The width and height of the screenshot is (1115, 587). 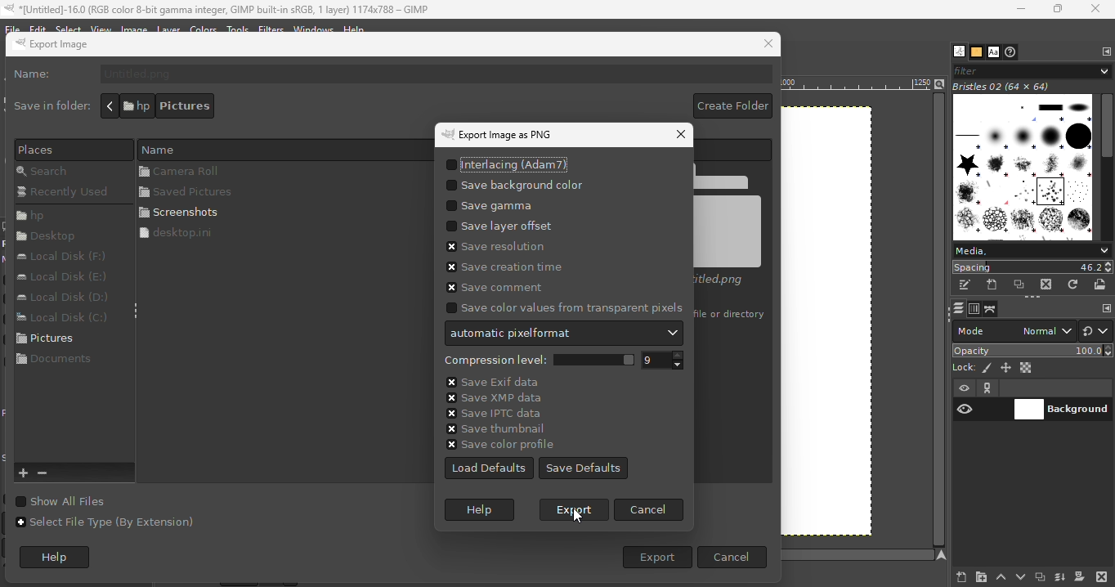 I want to click on Layer, so click(x=172, y=30).